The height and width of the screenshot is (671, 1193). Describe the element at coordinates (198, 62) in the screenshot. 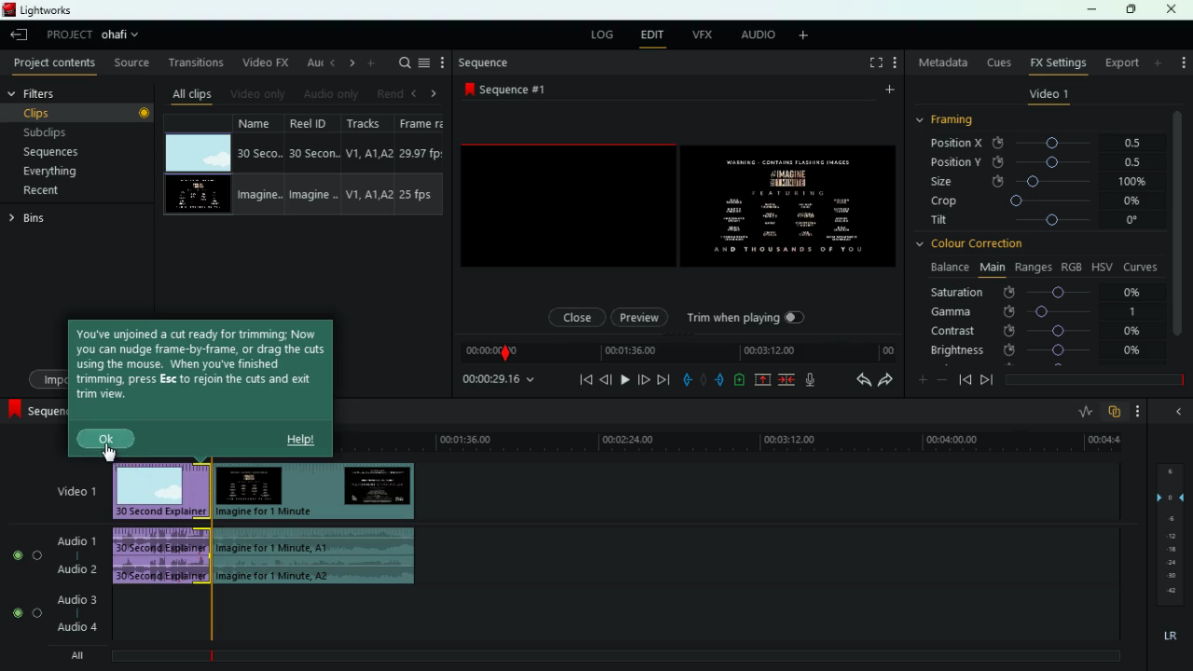

I see `transitions` at that location.